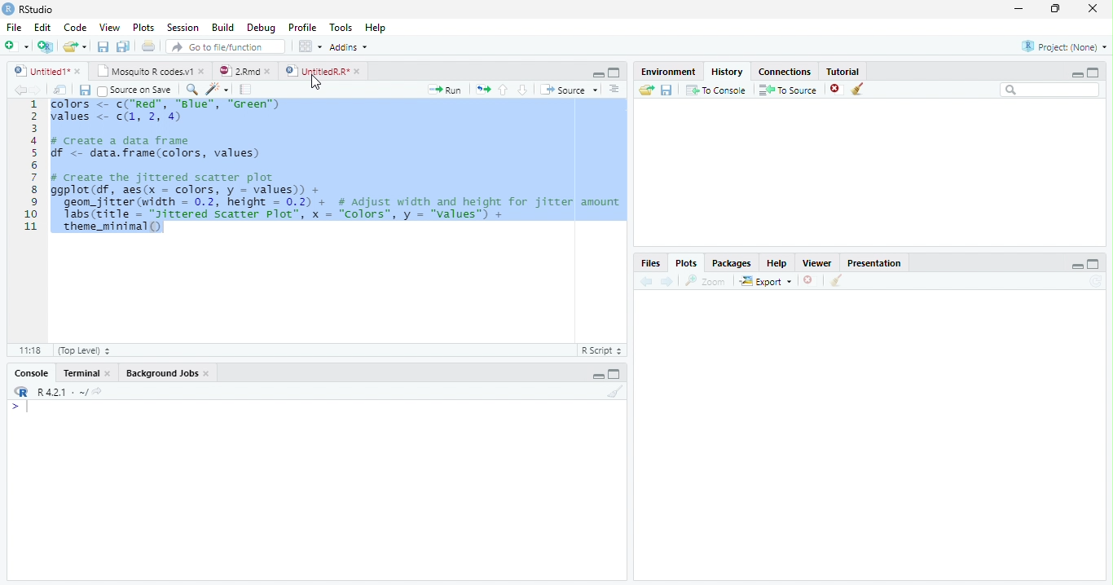  Describe the element at coordinates (666, 90) in the screenshot. I see `Save history into a file` at that location.